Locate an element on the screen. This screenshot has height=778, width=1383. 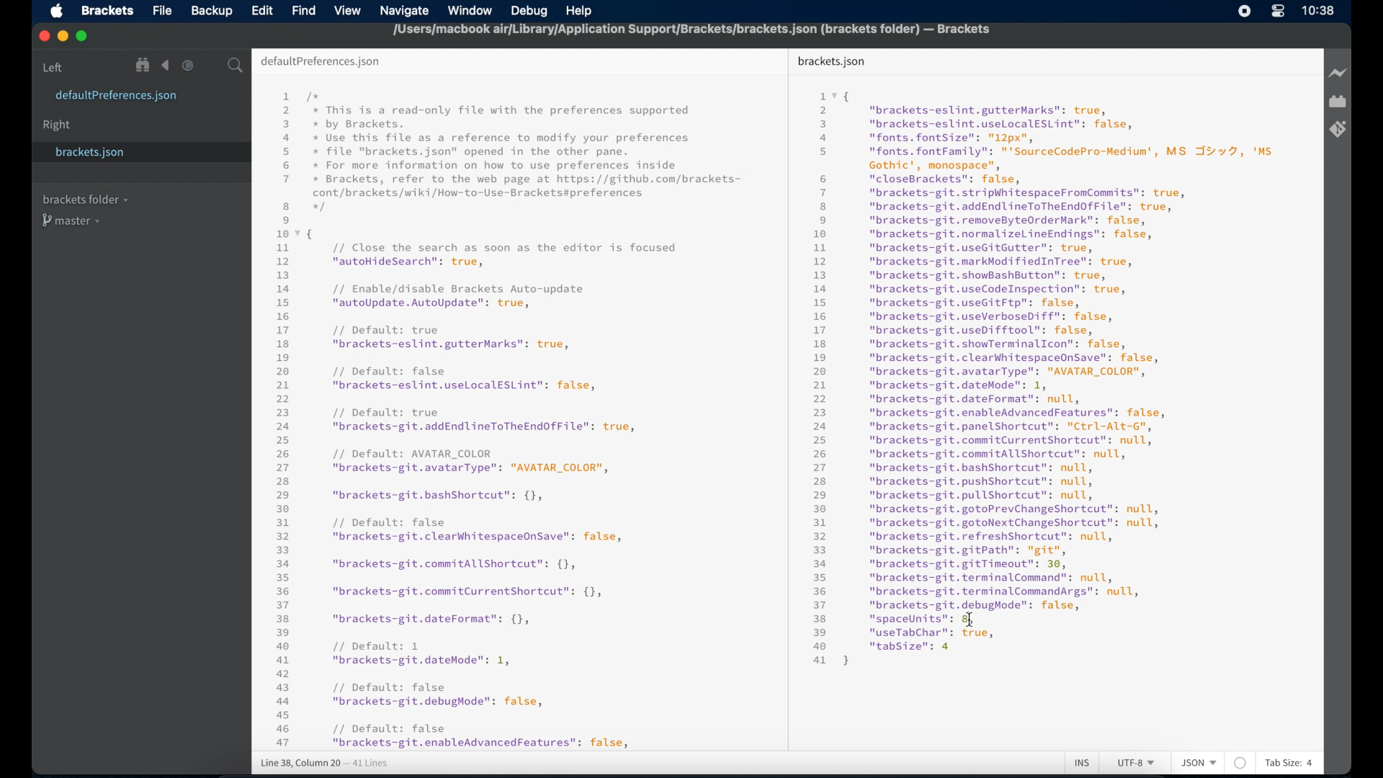
edit is located at coordinates (261, 10).